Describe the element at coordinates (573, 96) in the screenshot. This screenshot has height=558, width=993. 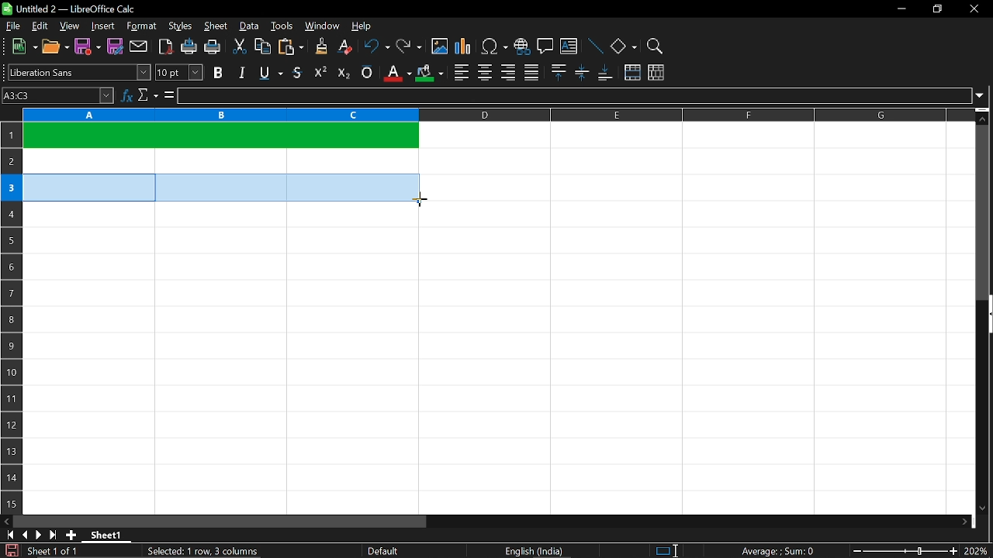
I see `input line` at that location.